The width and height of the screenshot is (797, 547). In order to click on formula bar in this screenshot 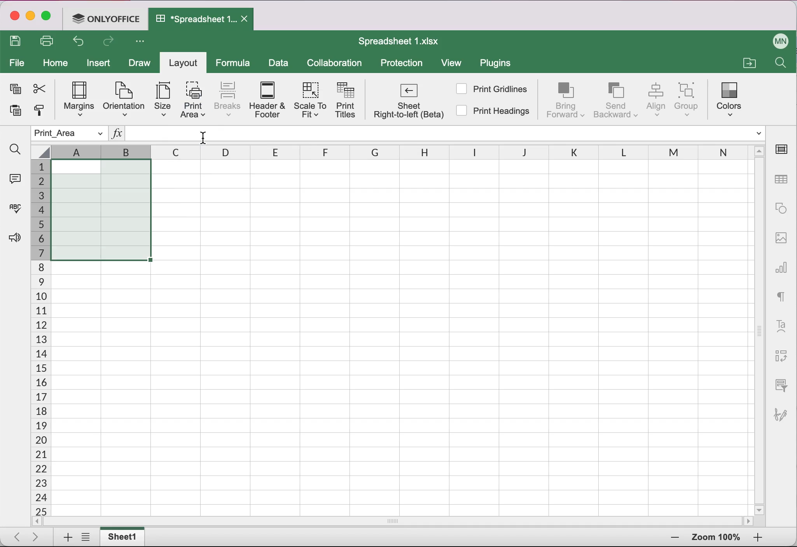, I will do `click(494, 134)`.